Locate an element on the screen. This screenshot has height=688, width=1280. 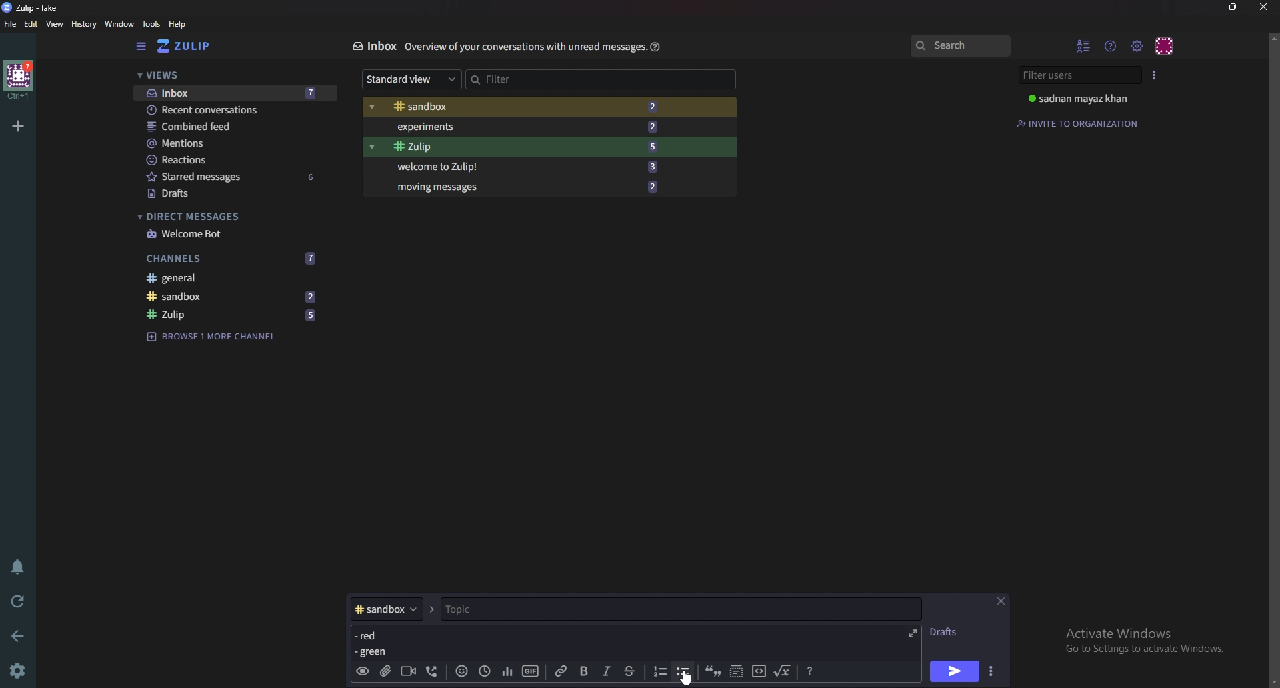
Home is located at coordinates (19, 79).